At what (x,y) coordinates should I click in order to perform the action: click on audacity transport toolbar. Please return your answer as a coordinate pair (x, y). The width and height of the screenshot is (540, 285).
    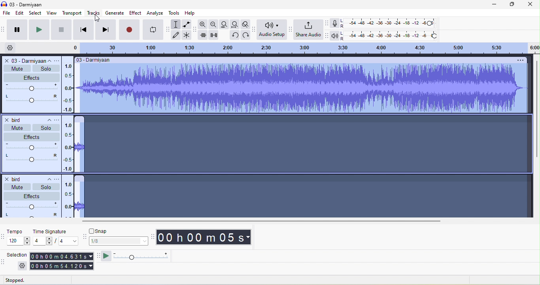
    Looking at the image, I should click on (4, 29).